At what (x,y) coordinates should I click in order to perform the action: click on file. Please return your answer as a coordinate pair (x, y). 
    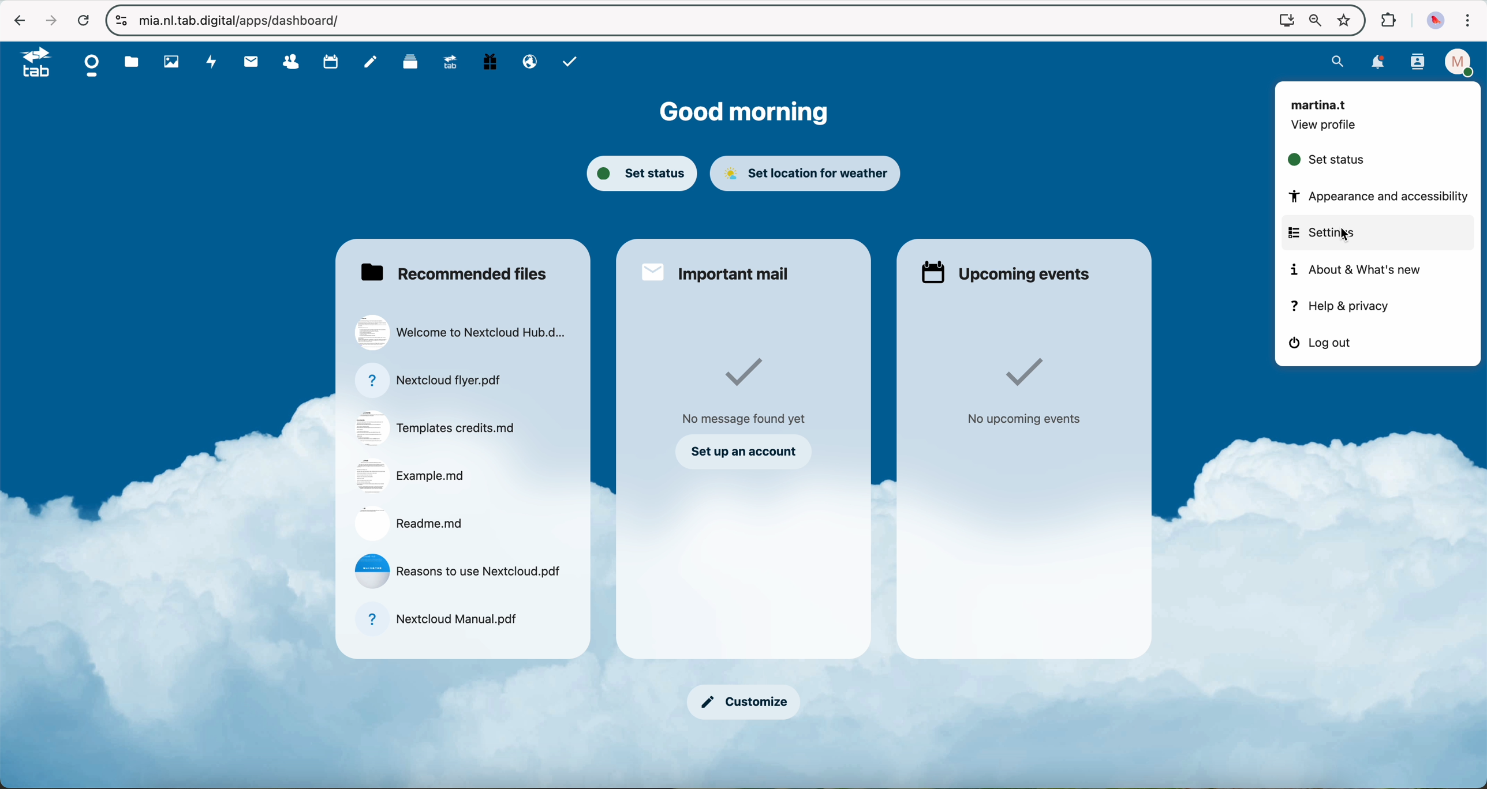
    Looking at the image, I should click on (461, 330).